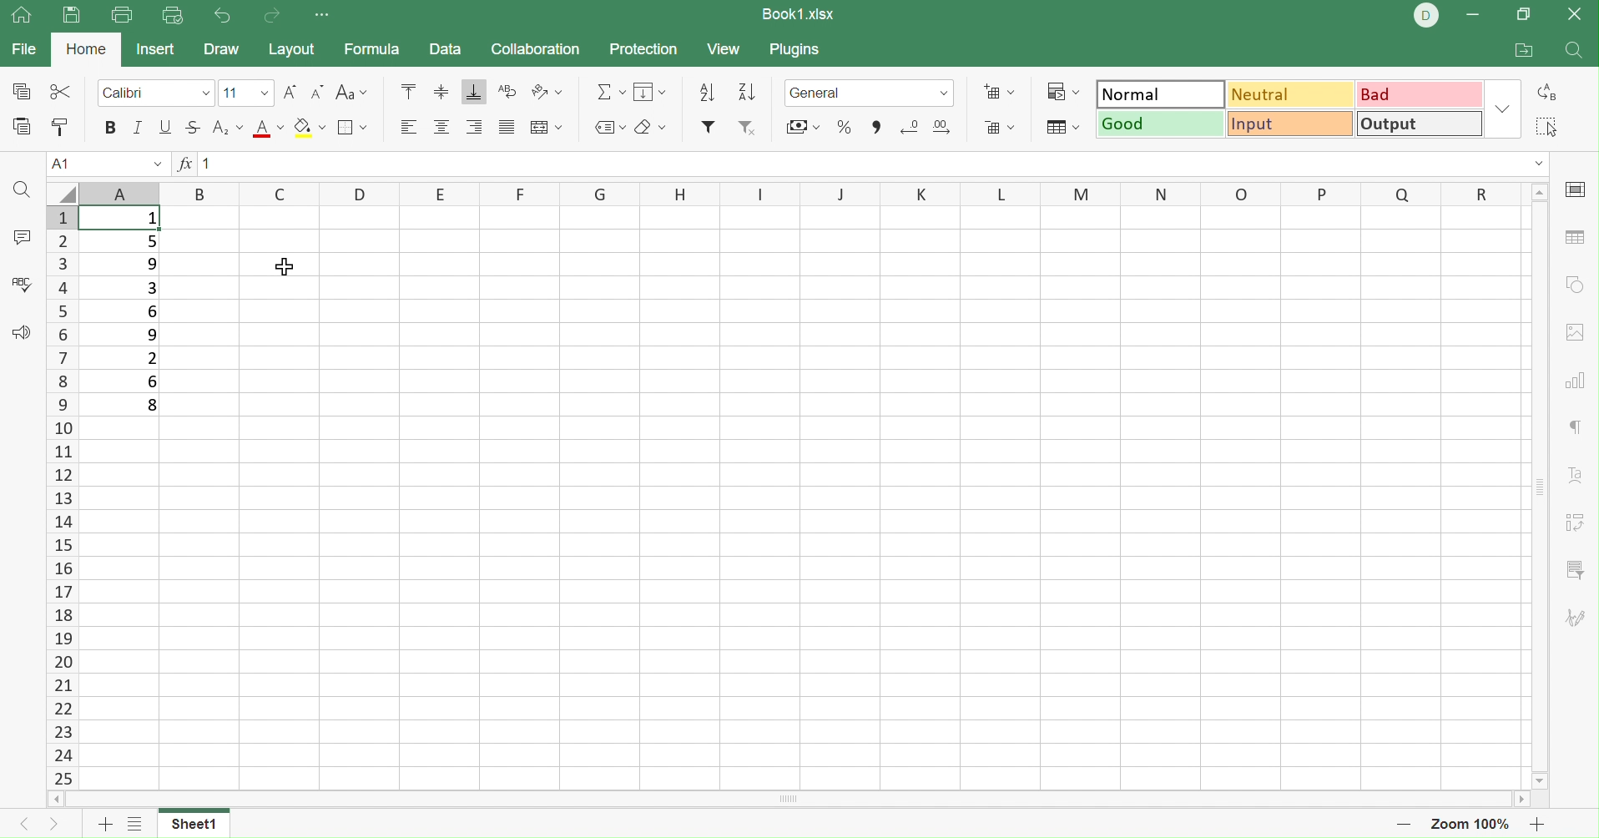  Describe the element at coordinates (149, 360) in the screenshot. I see `2` at that location.